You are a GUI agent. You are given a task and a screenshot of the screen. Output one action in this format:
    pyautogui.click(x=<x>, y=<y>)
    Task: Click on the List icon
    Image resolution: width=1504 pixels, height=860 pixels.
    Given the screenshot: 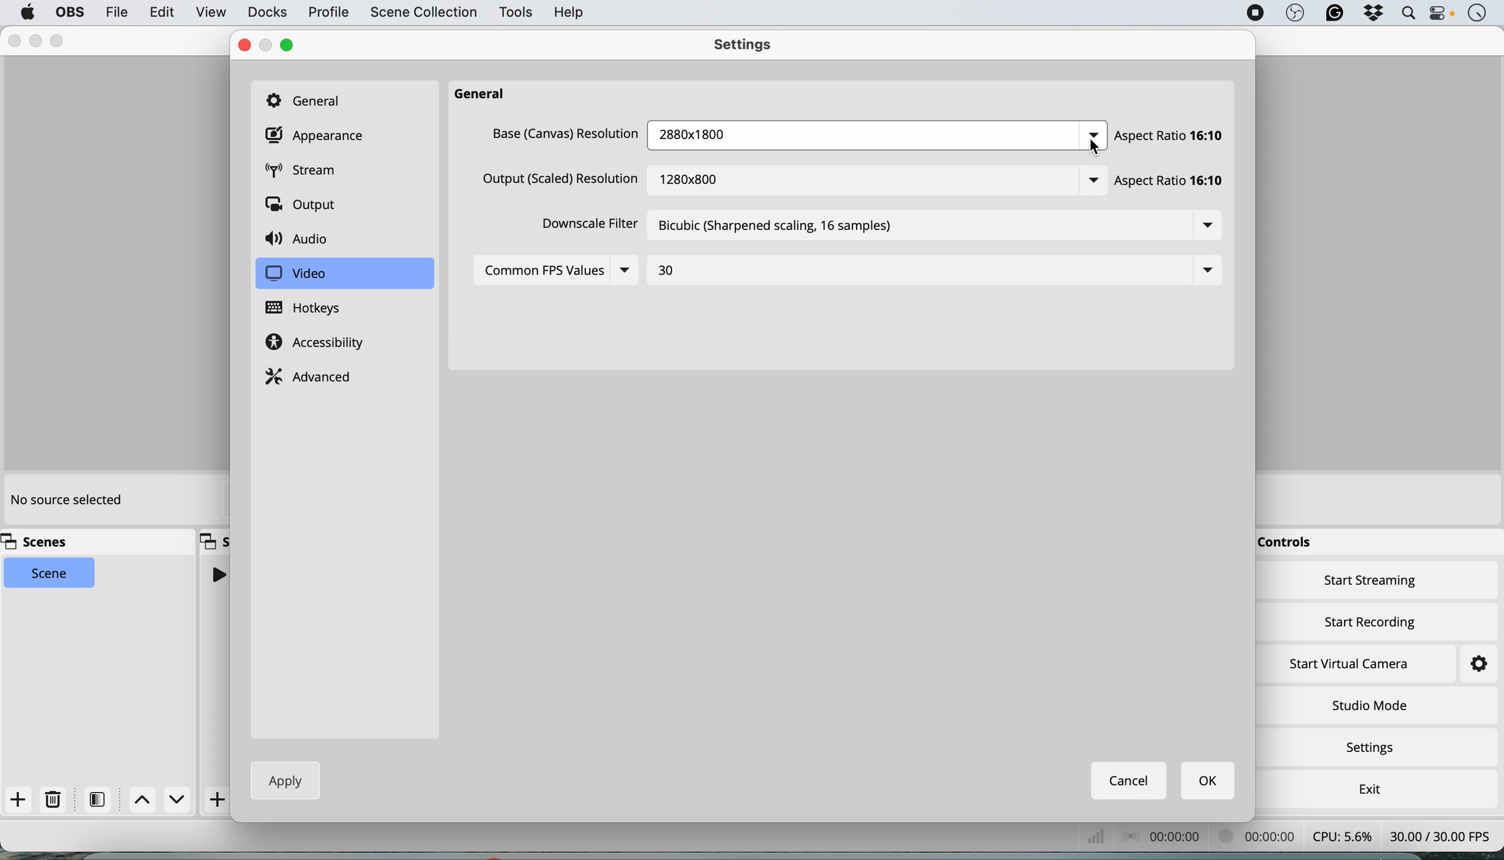 What is the action you would take?
    pyautogui.click(x=625, y=273)
    